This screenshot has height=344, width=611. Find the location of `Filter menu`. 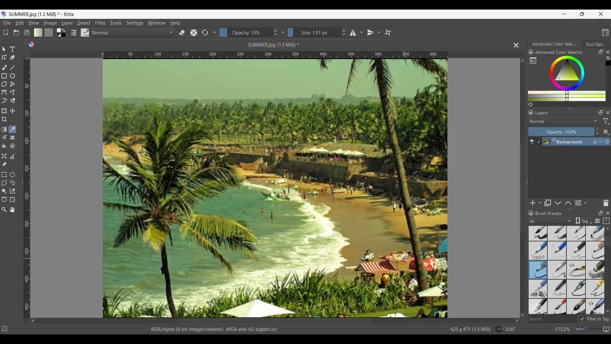

Filter menu is located at coordinates (101, 23).